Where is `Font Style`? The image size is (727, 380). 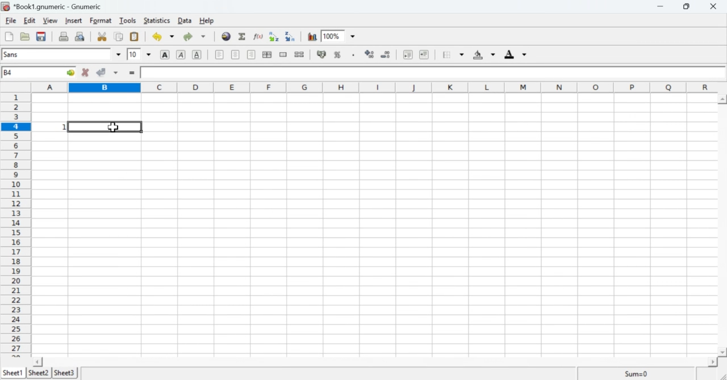 Font Style is located at coordinates (63, 54).